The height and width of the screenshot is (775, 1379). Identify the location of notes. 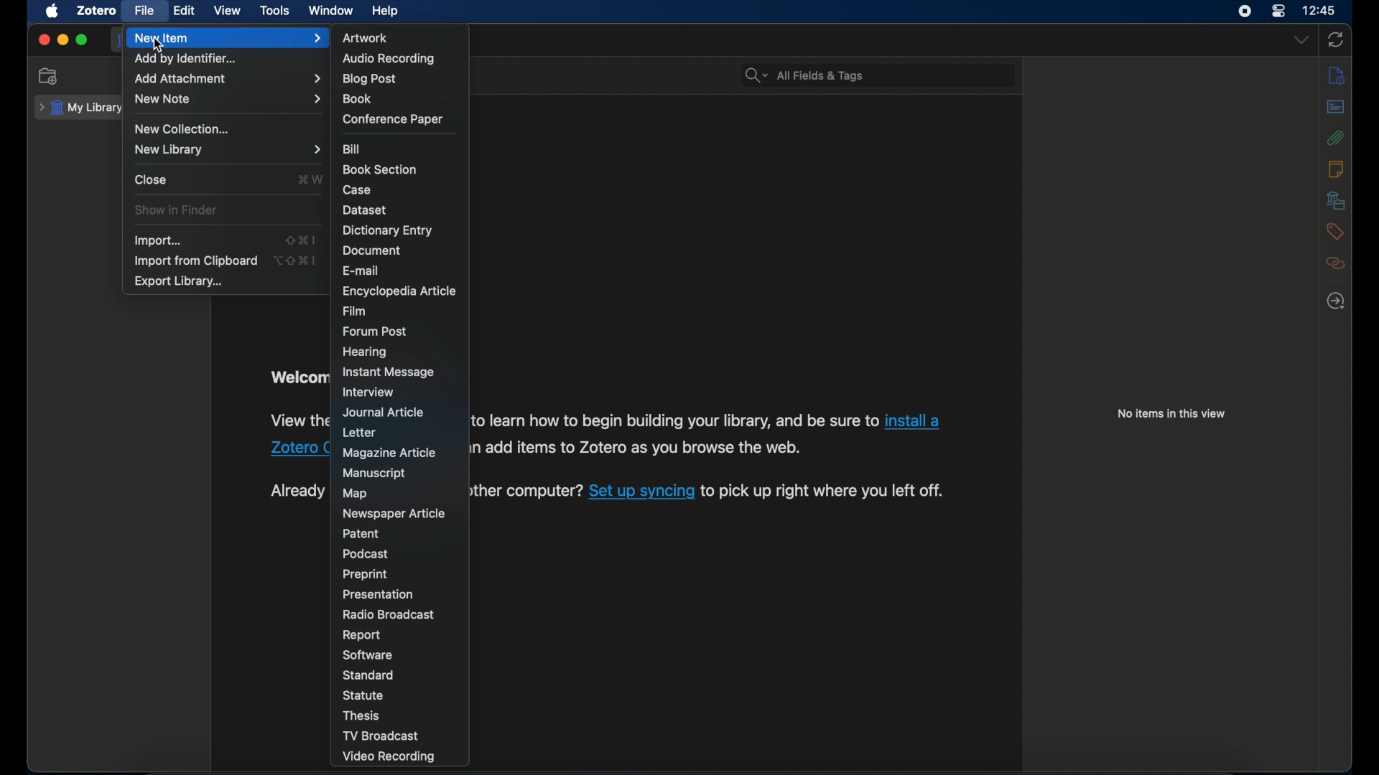
(1335, 169).